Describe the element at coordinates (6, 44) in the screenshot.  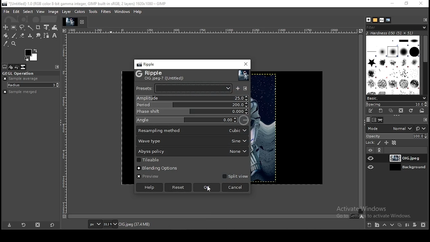
I see `color picker tool` at that location.